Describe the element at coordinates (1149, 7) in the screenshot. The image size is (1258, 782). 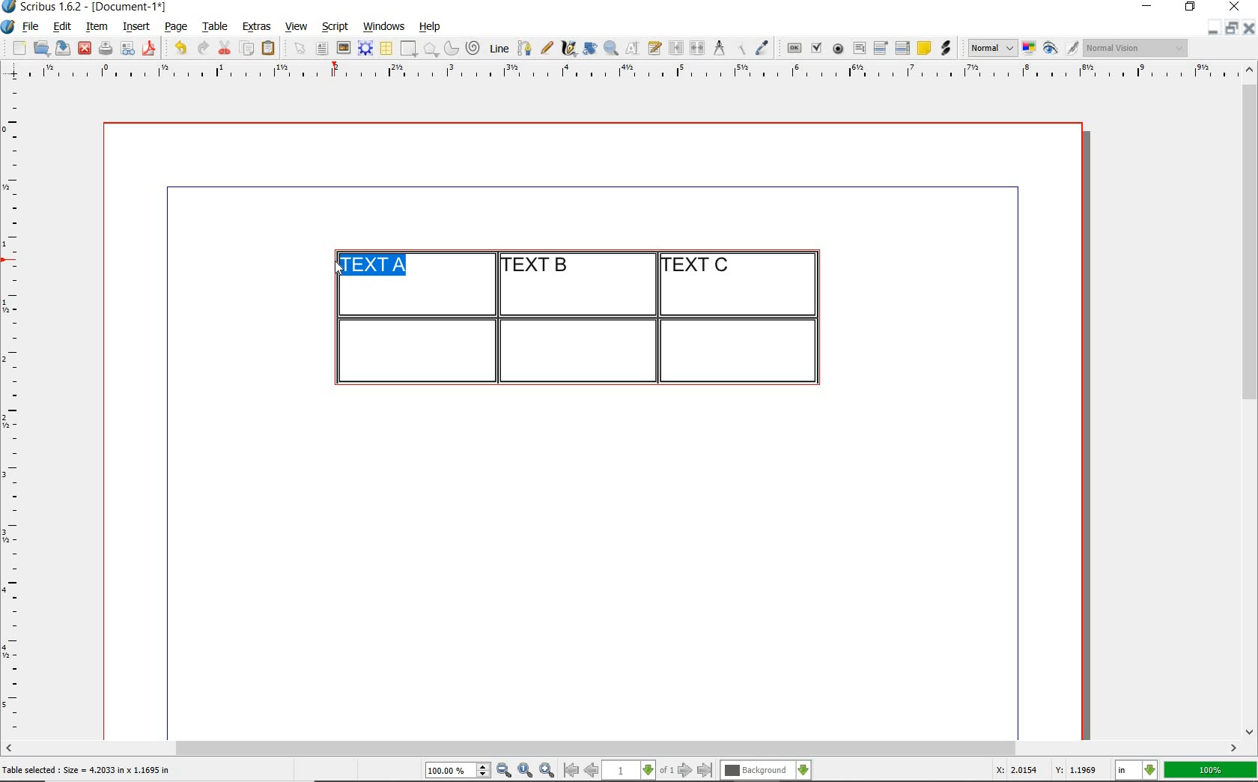
I see `minimize` at that location.